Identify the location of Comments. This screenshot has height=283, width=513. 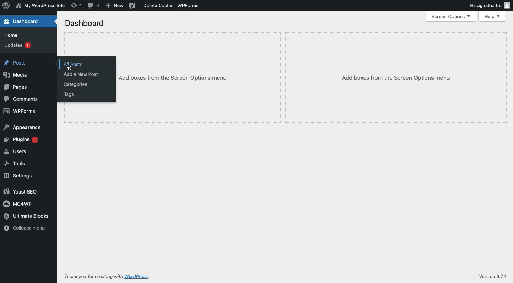
(22, 99).